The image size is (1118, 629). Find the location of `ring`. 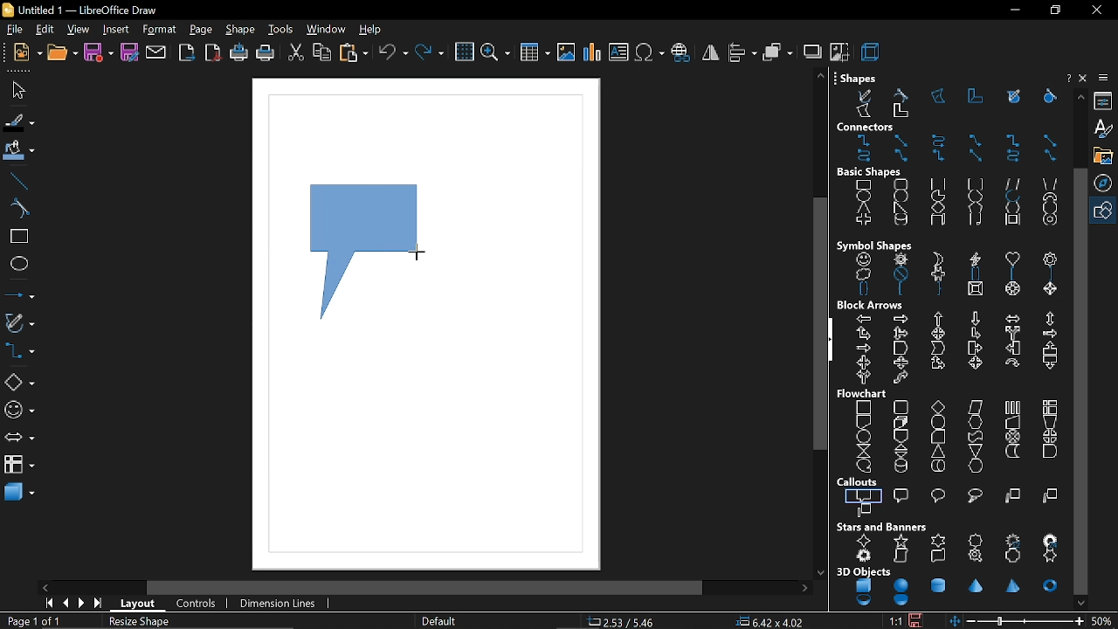

ring is located at coordinates (1050, 222).